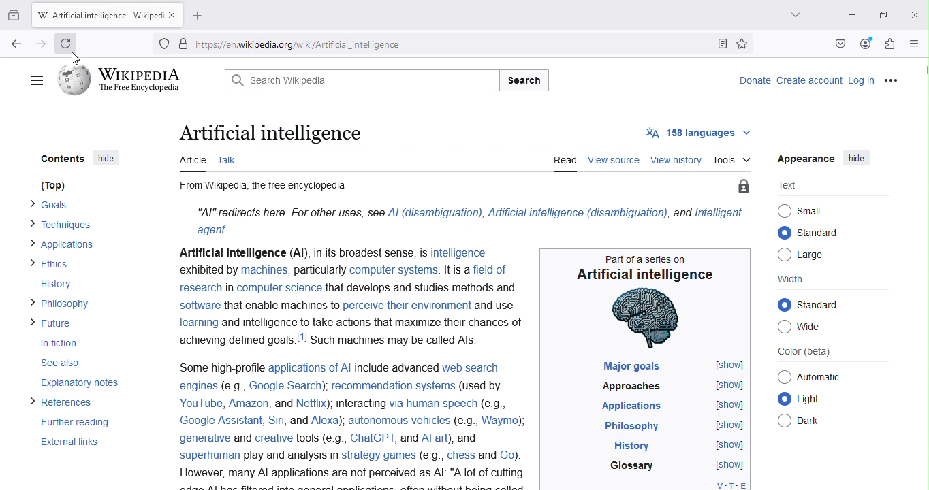 This screenshot has width=929, height=490. Describe the element at coordinates (274, 440) in the screenshot. I see `Creative` at that location.